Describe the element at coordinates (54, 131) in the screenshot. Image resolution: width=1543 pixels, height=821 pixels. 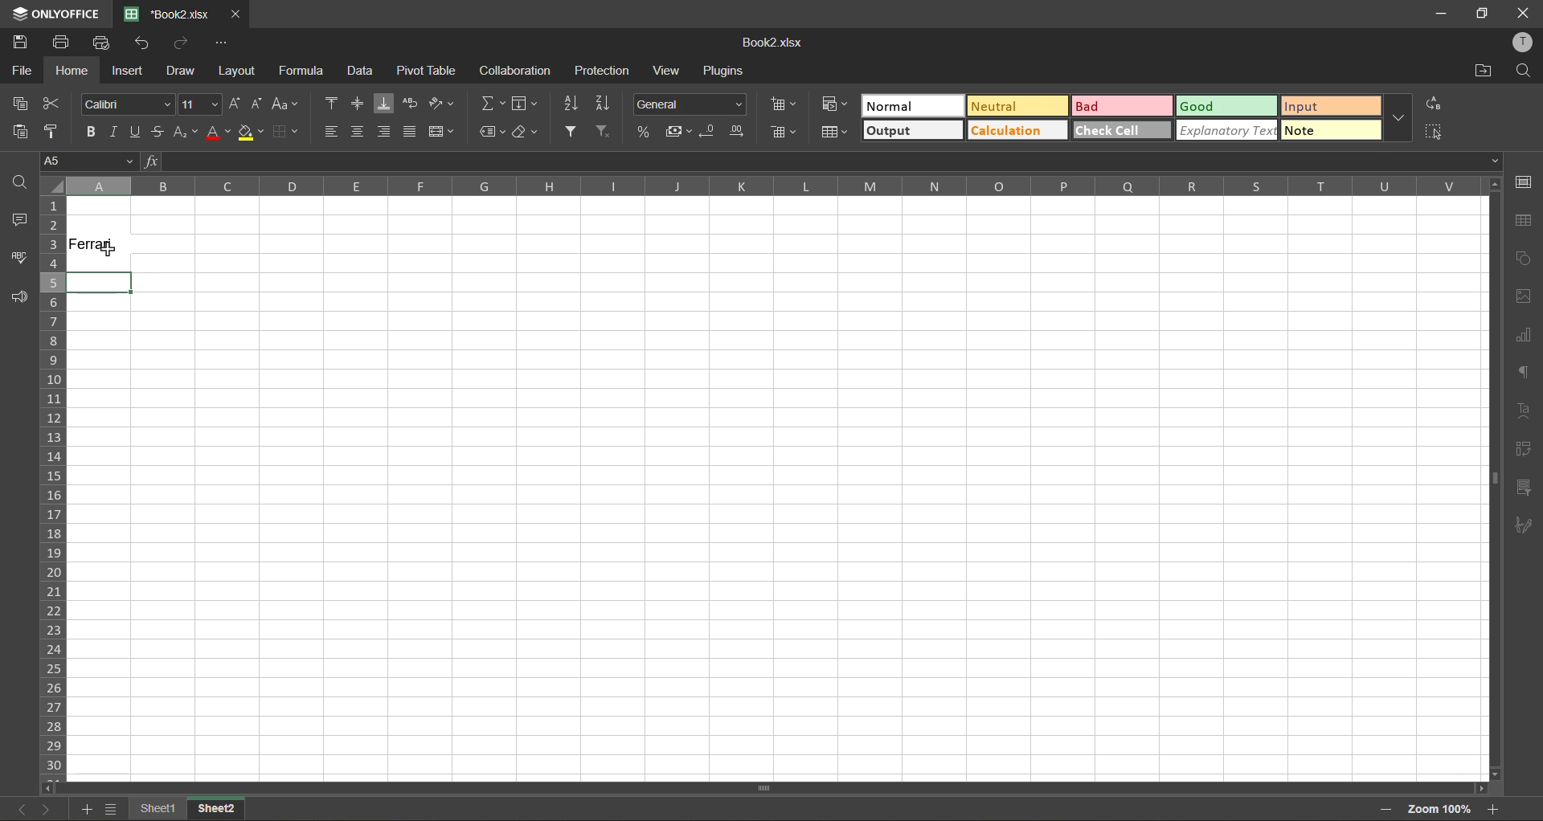
I see `copy style` at that location.